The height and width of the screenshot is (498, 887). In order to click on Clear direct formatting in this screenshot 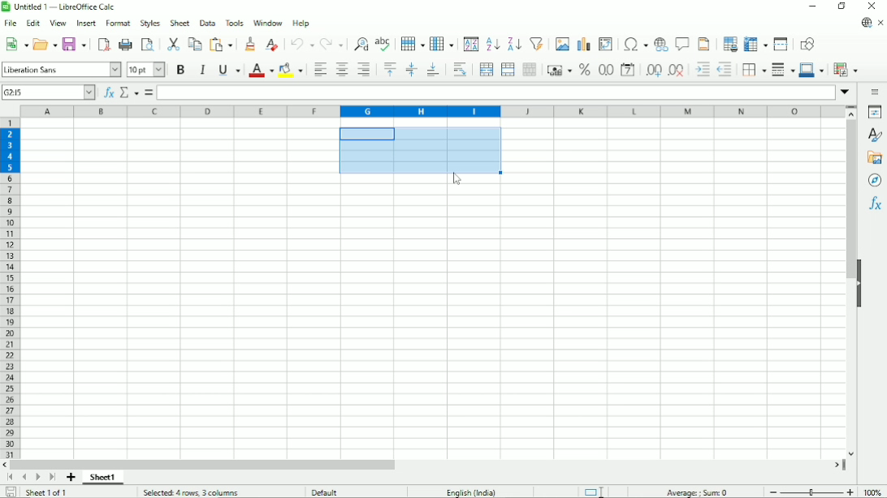, I will do `click(272, 45)`.